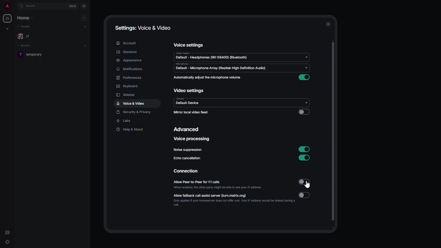  I want to click on home, so click(8, 18).